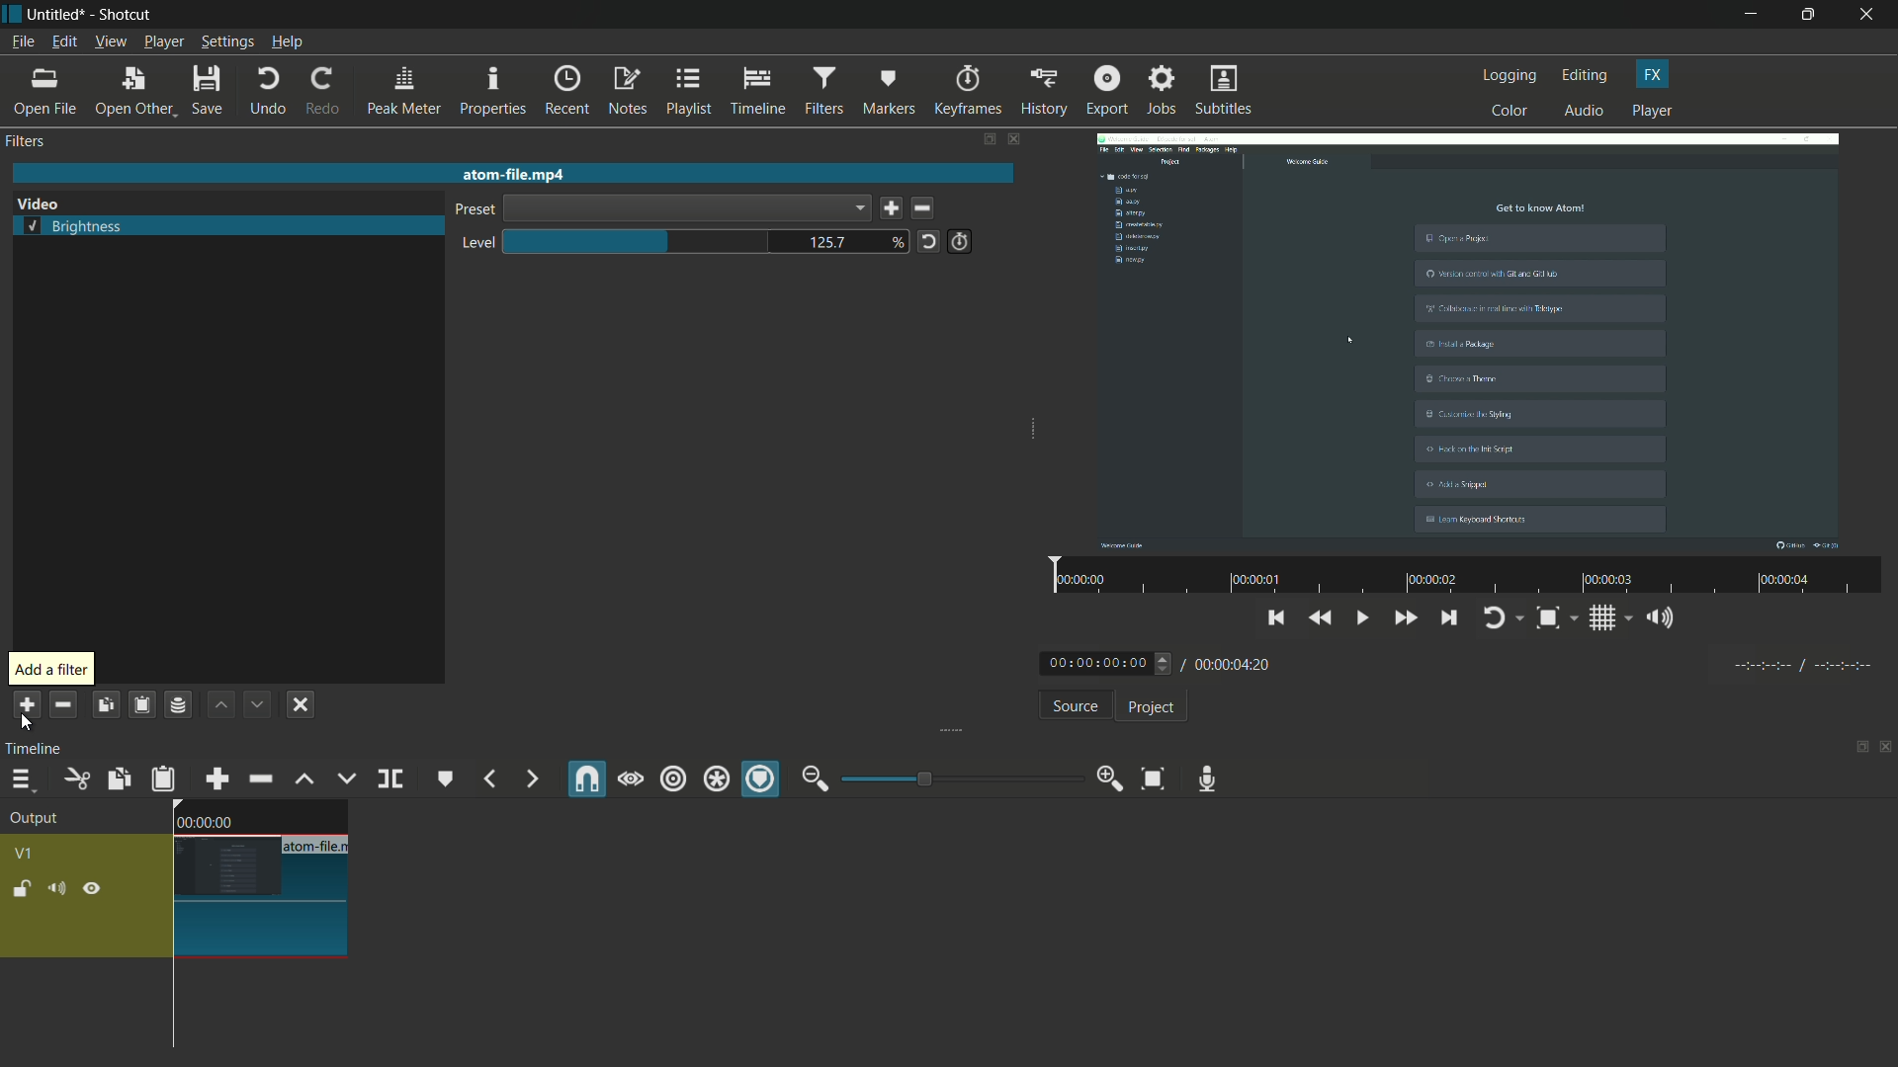  Describe the element at coordinates (127, 16) in the screenshot. I see `Shotcut` at that location.